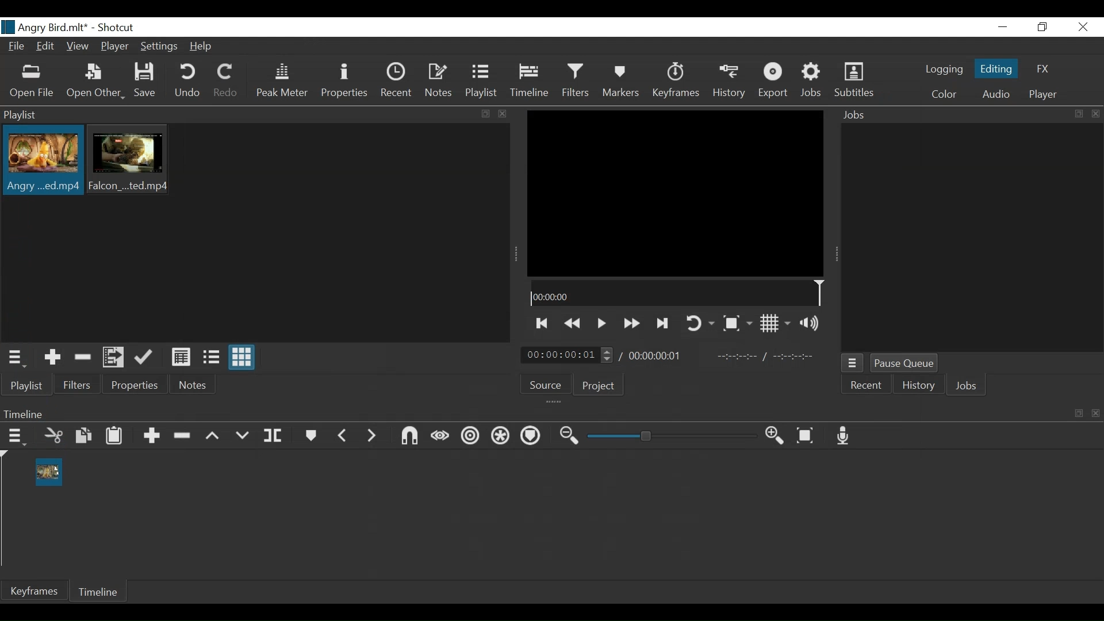 Image resolution: width=1104 pixels, height=621 pixels. What do you see at coordinates (1044, 95) in the screenshot?
I see `Player` at bounding box center [1044, 95].